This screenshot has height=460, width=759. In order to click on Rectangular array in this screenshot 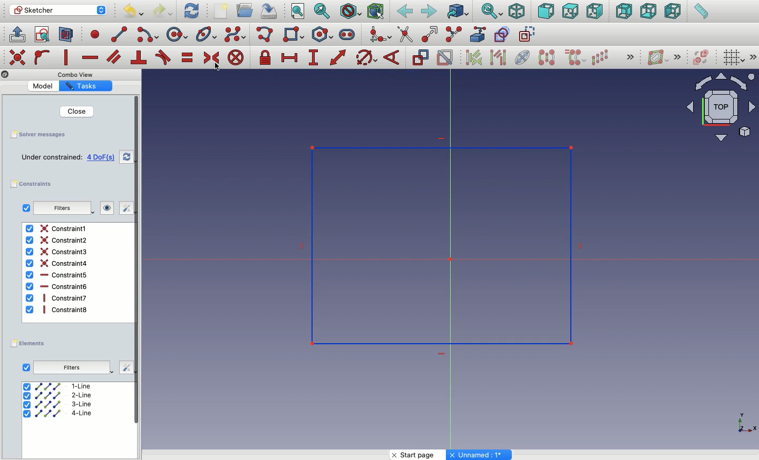, I will do `click(601, 57)`.